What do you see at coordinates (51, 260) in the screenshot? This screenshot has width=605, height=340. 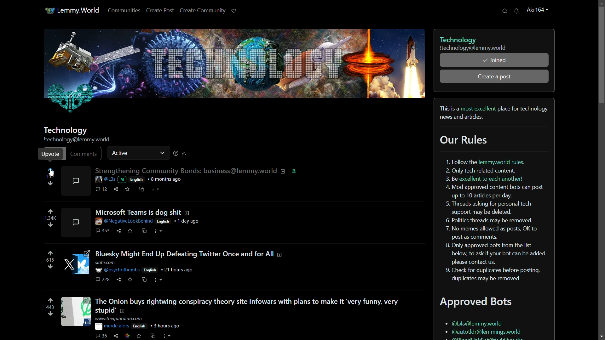 I see `number of votes` at bounding box center [51, 260].